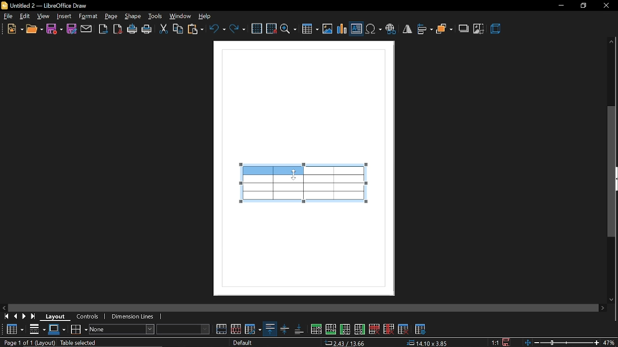  I want to click on 2.43/13.66, so click(347, 343).